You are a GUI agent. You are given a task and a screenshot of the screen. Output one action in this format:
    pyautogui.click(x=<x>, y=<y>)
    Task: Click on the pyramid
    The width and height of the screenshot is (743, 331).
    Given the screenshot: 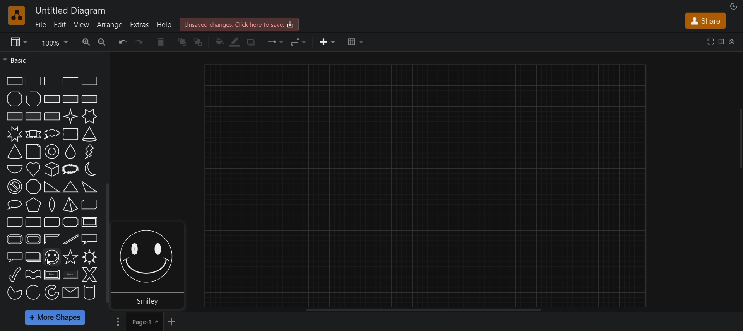 What is the action you would take?
    pyautogui.click(x=70, y=205)
    